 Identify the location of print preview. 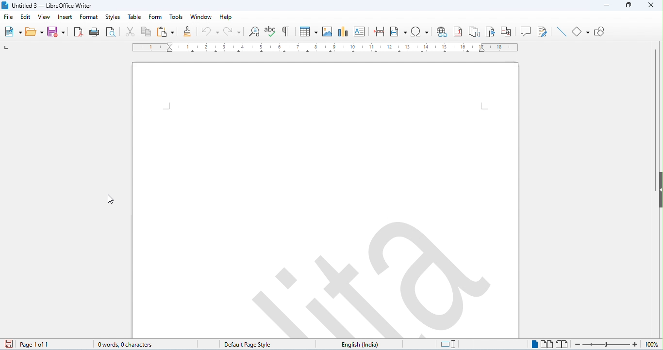
(111, 32).